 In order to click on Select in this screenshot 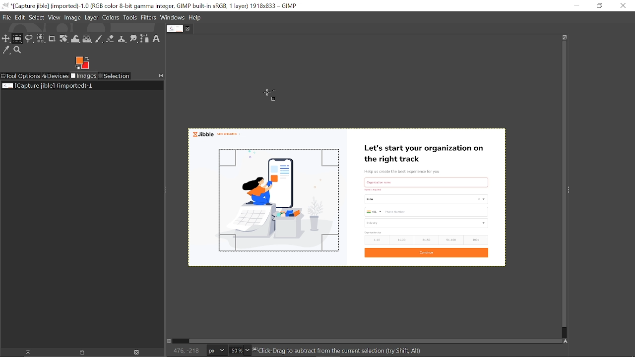, I will do `click(37, 17)`.